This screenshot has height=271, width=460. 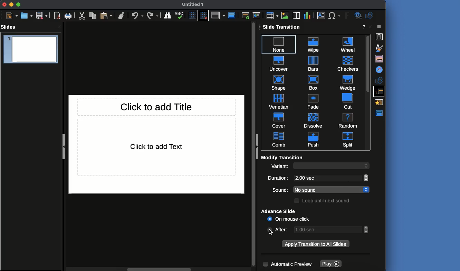 What do you see at coordinates (379, 80) in the screenshot?
I see `Shapes` at bounding box center [379, 80].